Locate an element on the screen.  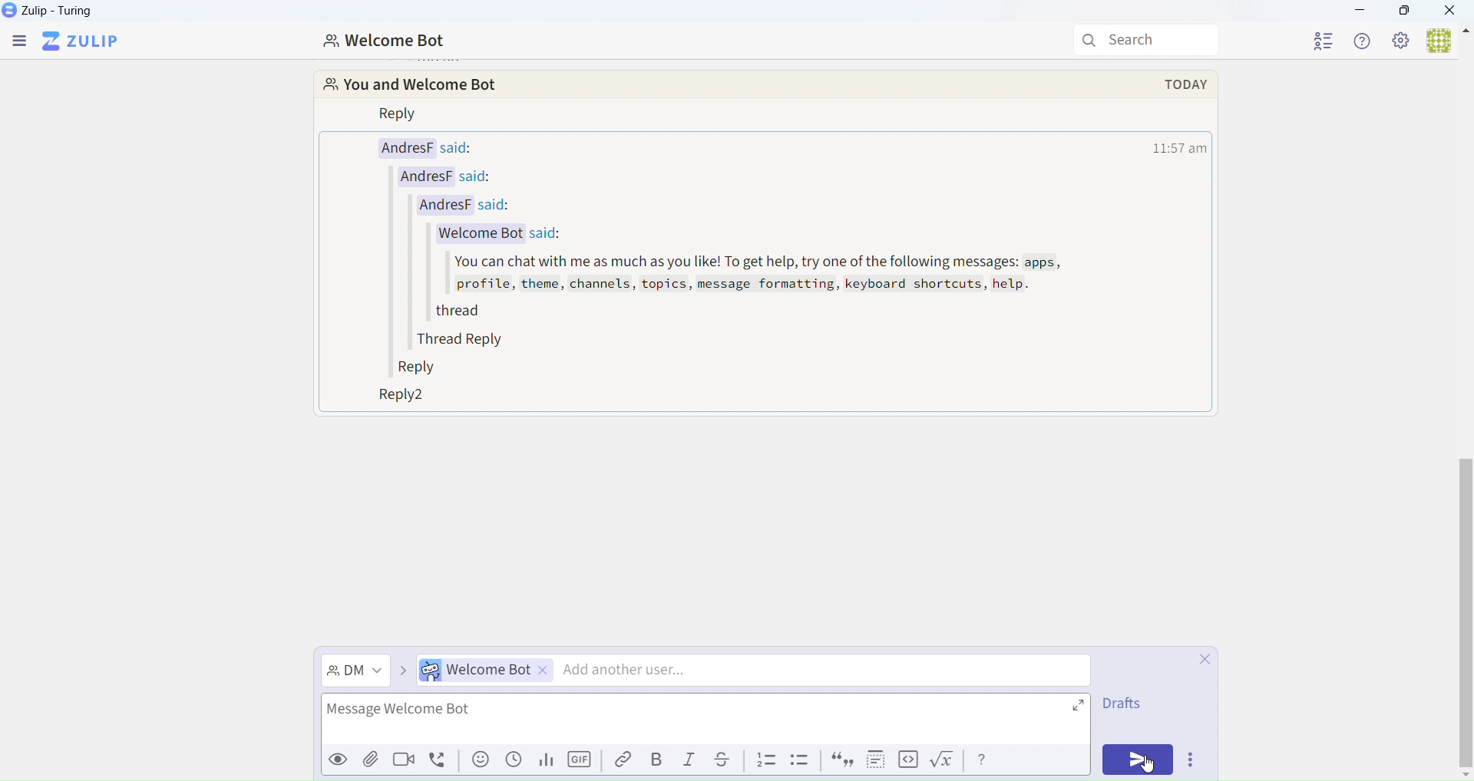
You can chat with me as much as you like! To get help, try one of the following messages: apps,
profile, theme, channels, topics, message formatting, keyboard shortcuts, help. is located at coordinates (757, 274).